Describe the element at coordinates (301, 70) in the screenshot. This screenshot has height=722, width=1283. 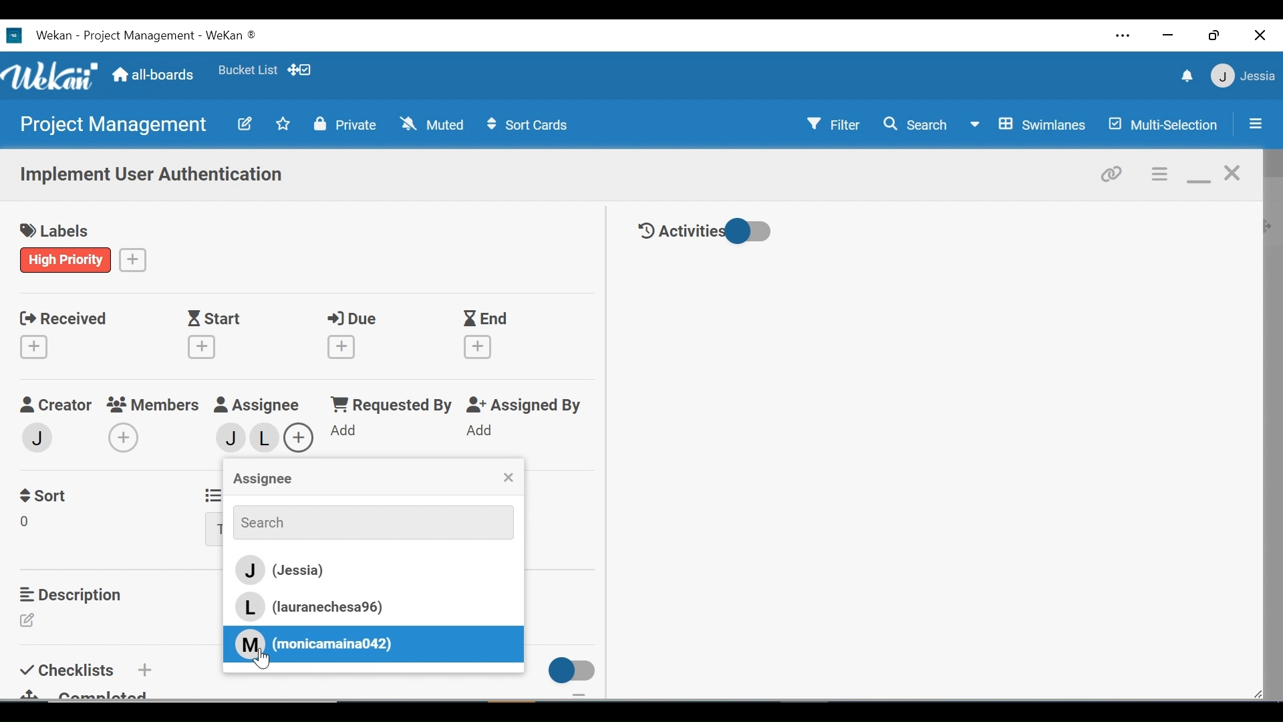
I see `Show Desktop drag handles` at that location.